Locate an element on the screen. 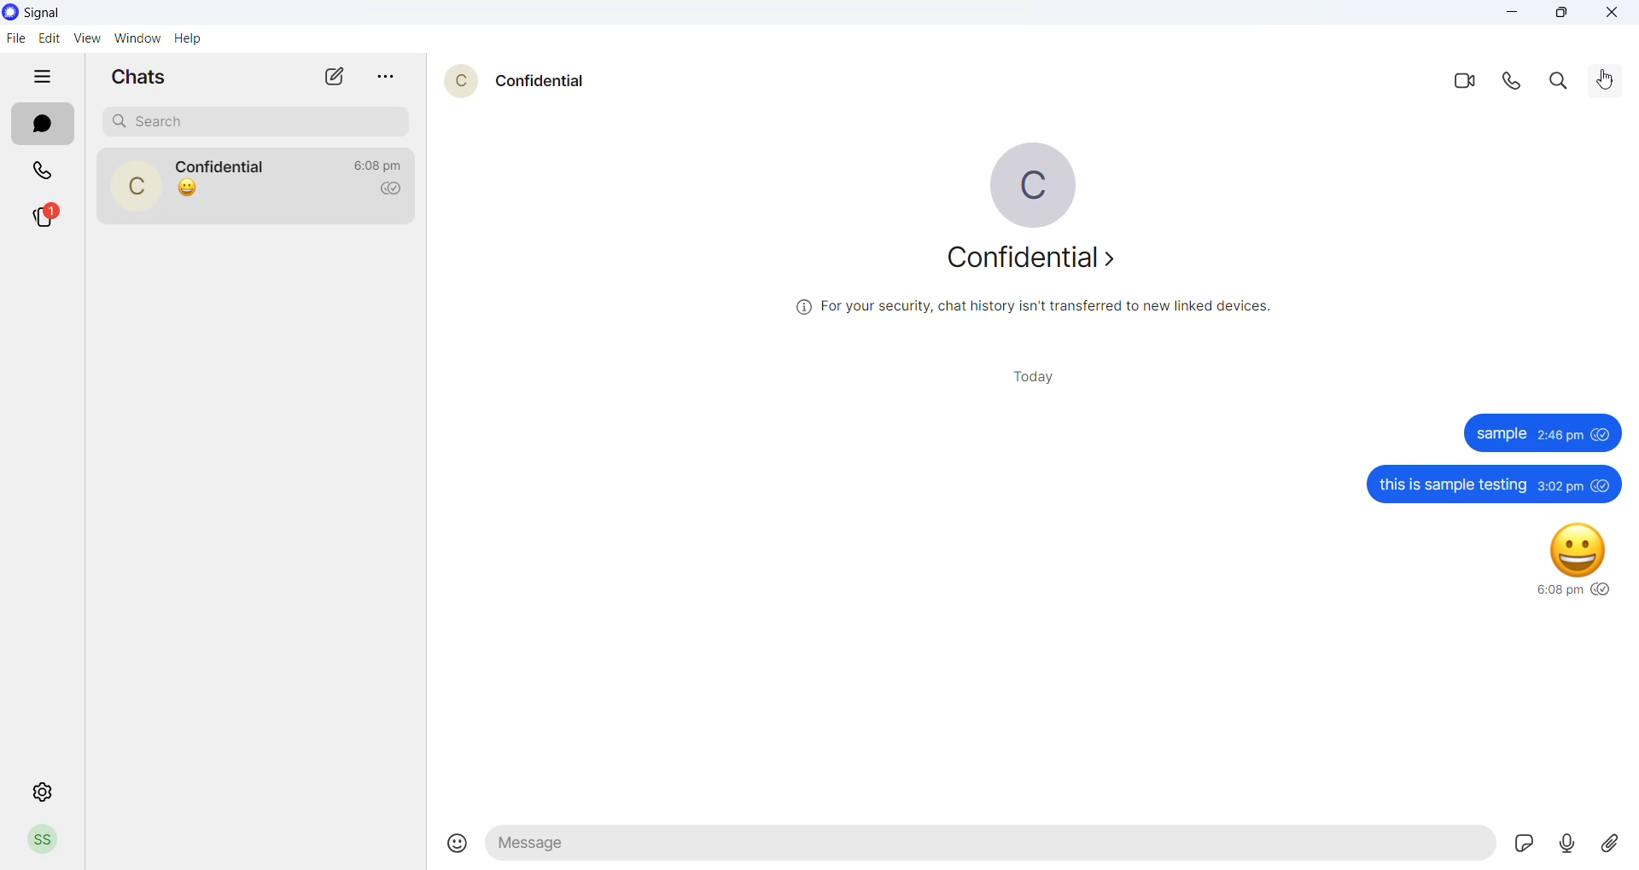 Image resolution: width=1639 pixels, height=870 pixels. sample is located at coordinates (1501, 435).